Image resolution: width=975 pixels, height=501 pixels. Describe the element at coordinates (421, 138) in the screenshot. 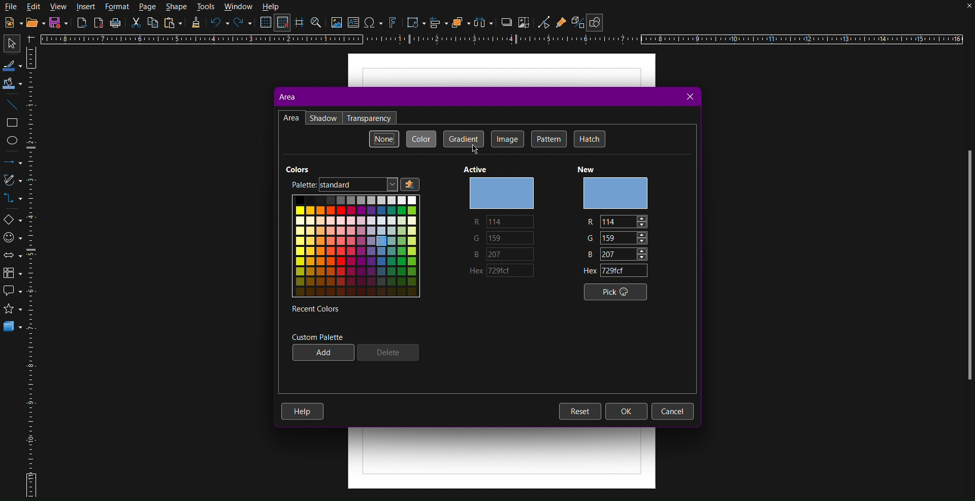

I see `Color` at that location.